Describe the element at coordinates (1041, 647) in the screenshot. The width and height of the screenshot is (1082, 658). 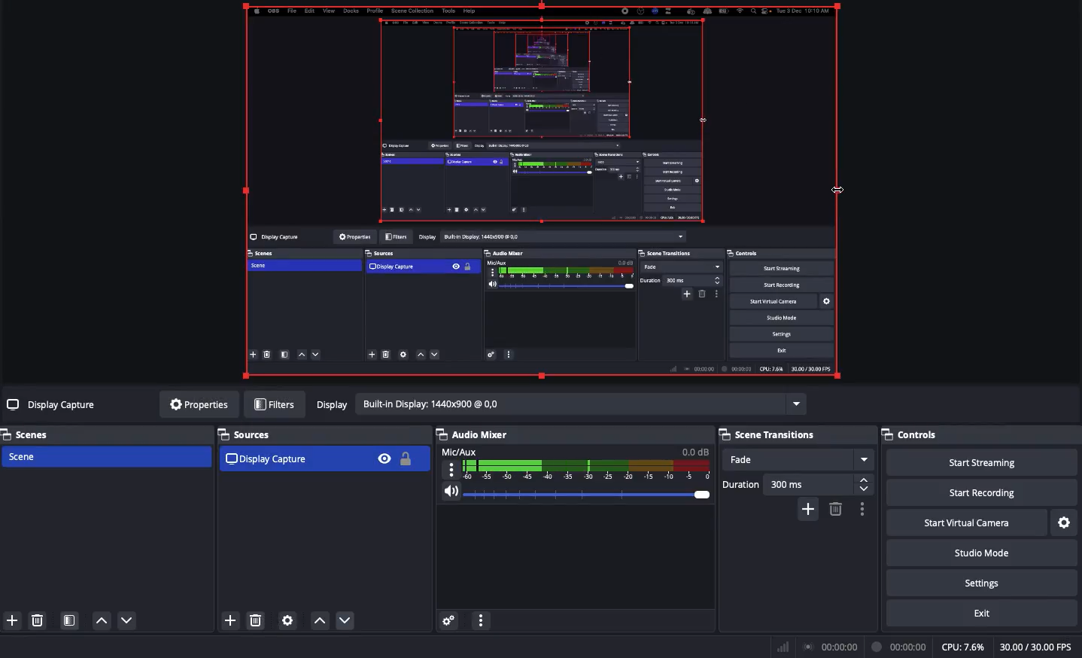
I see `FPS` at that location.